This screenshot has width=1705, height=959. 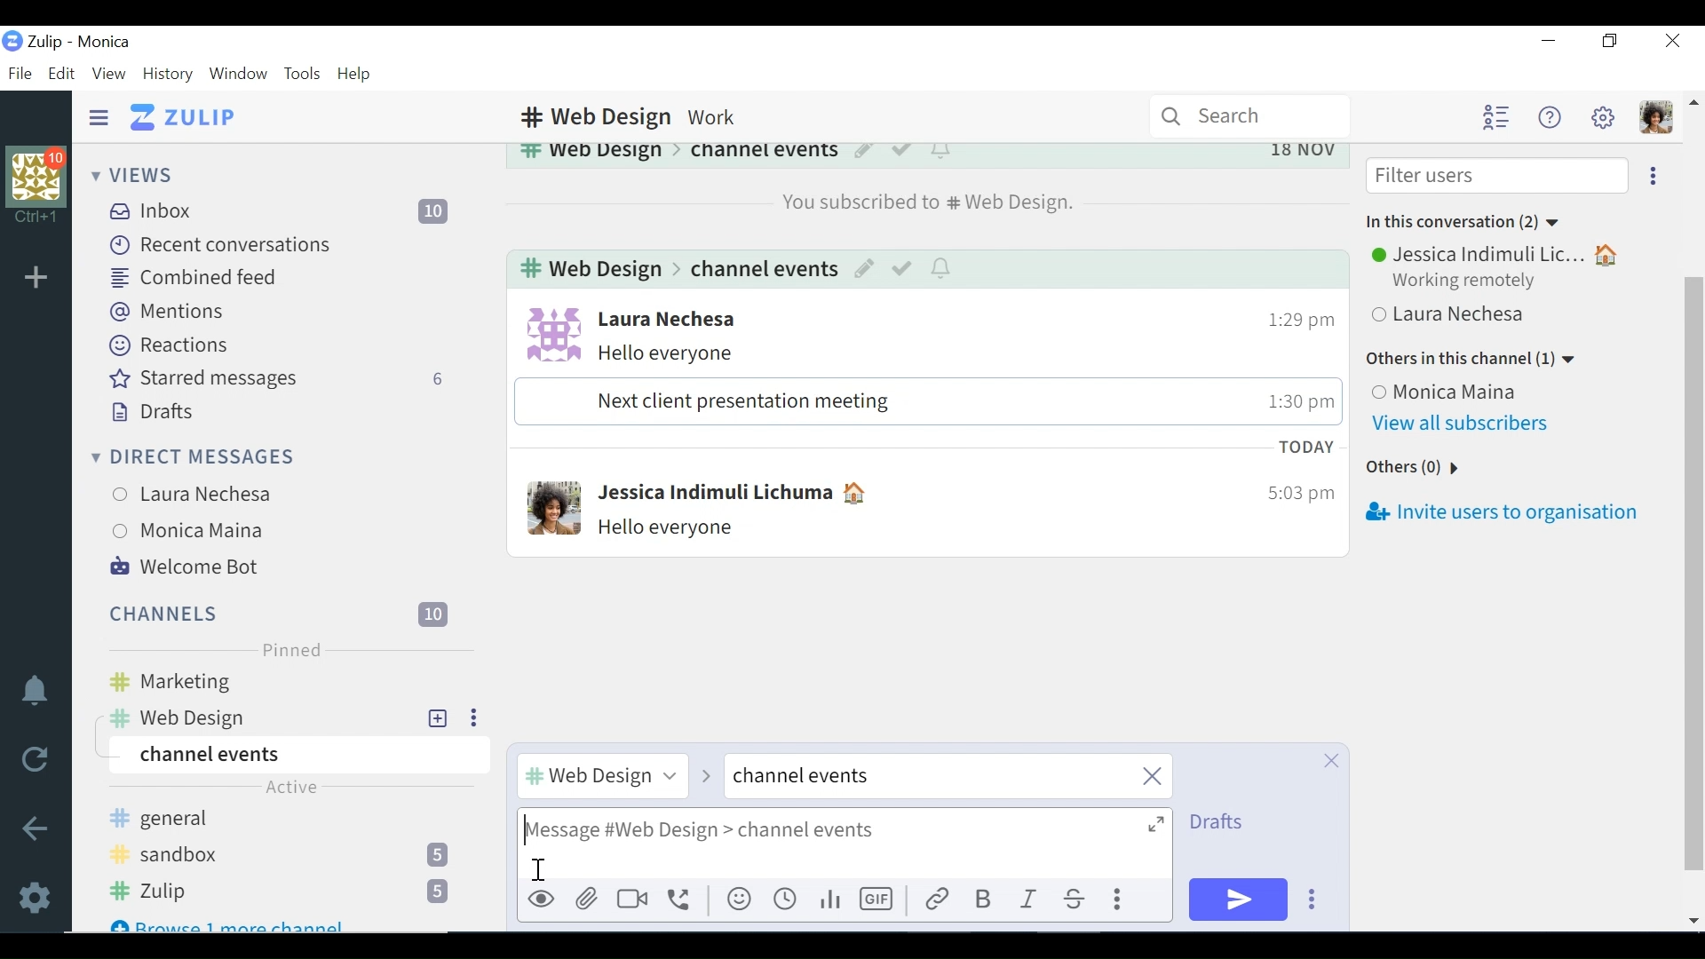 What do you see at coordinates (738, 900) in the screenshot?
I see `Add emoji` at bounding box center [738, 900].